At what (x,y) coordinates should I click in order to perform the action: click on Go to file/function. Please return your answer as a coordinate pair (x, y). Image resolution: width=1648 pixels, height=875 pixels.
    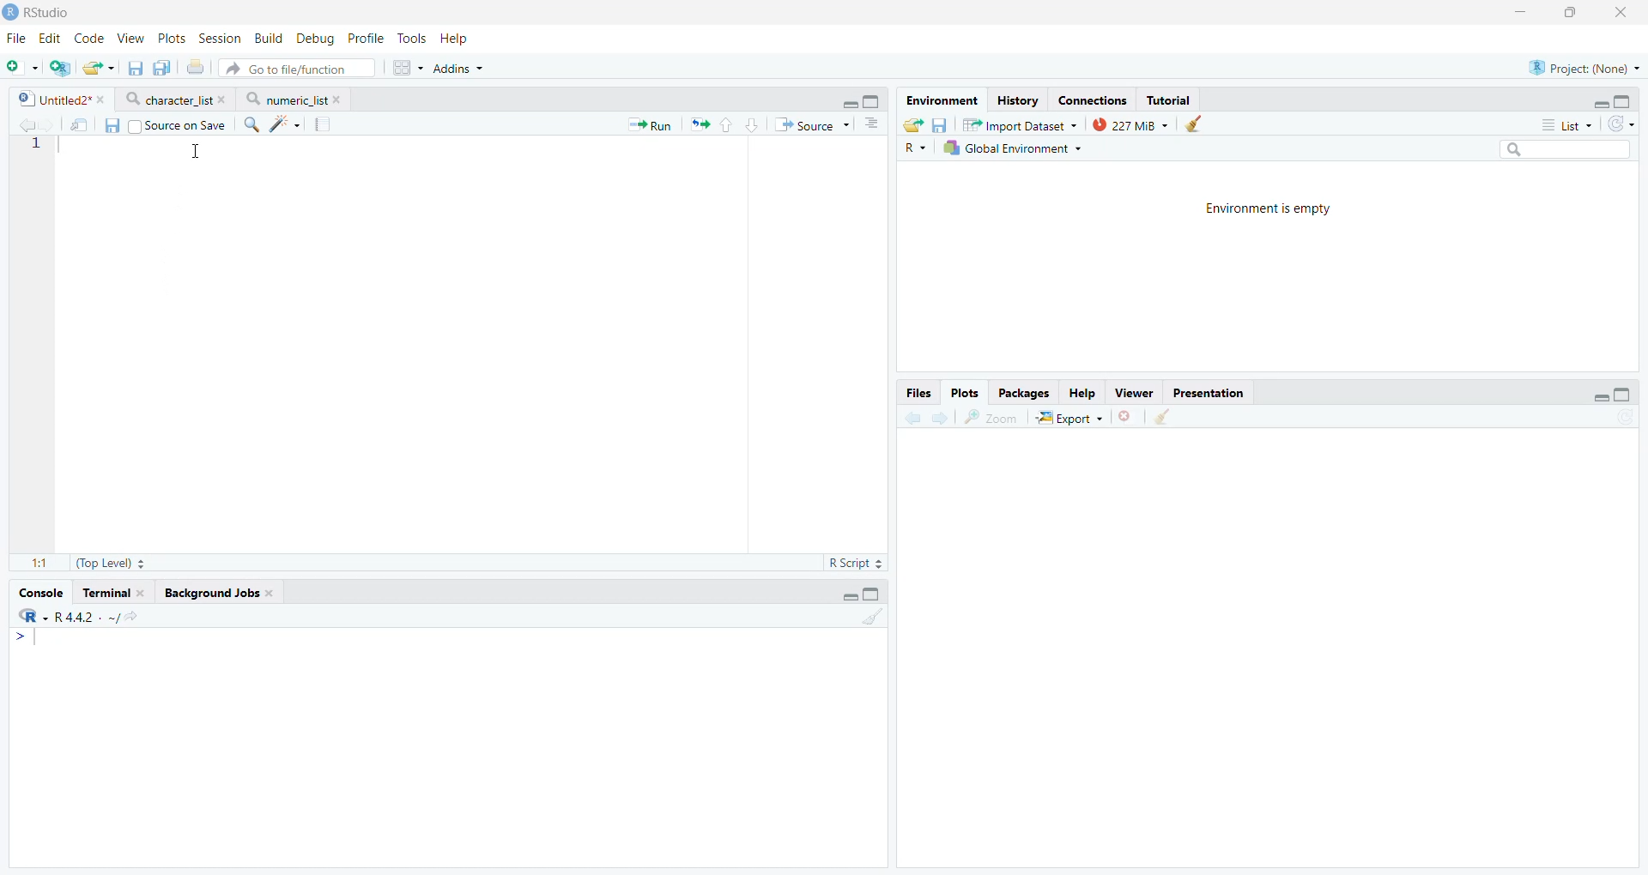
    Looking at the image, I should click on (296, 68).